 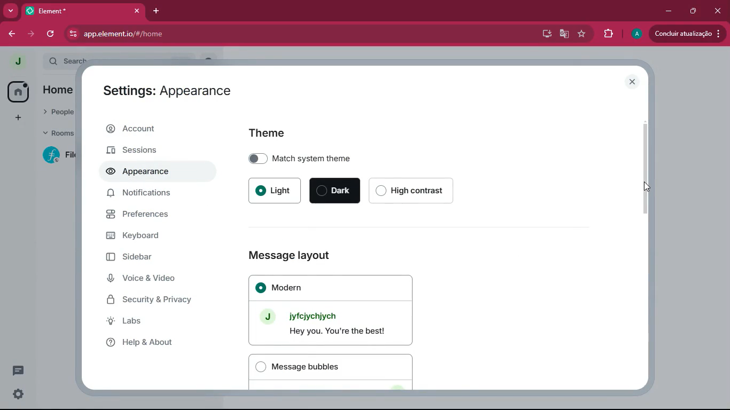 What do you see at coordinates (18, 395) in the screenshot?
I see `settings` at bounding box center [18, 395].